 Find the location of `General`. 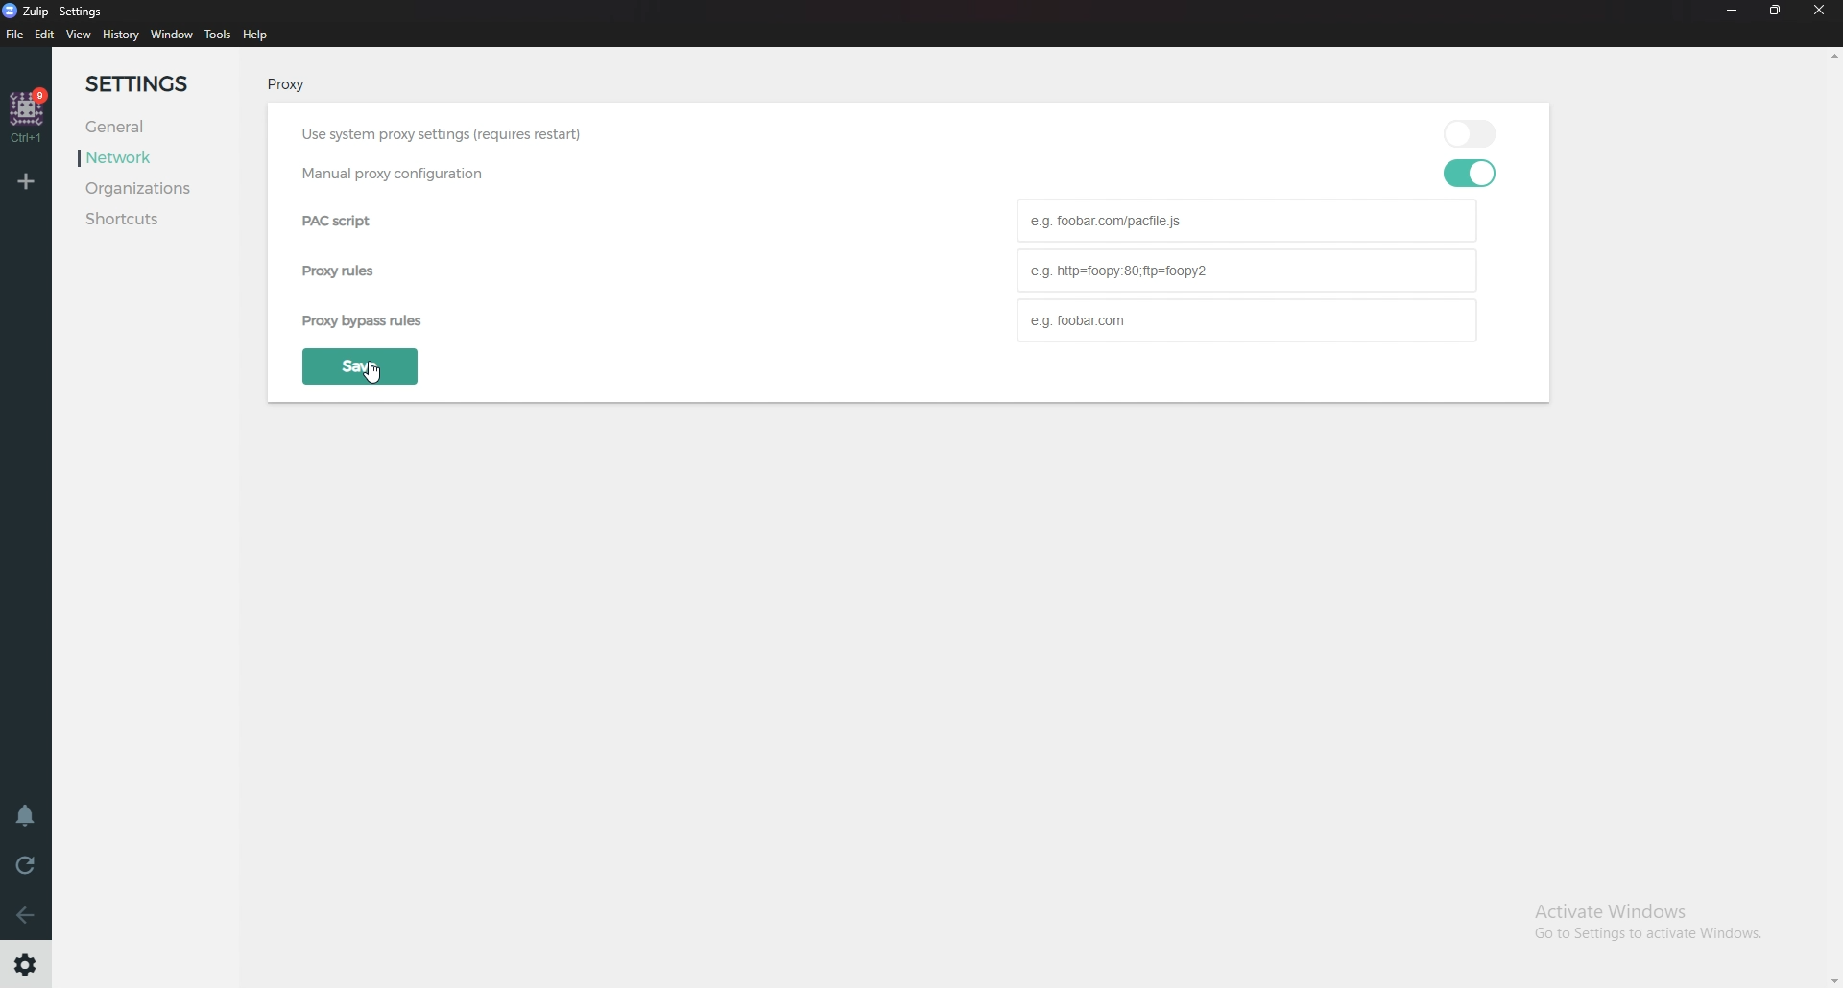

General is located at coordinates (129, 128).